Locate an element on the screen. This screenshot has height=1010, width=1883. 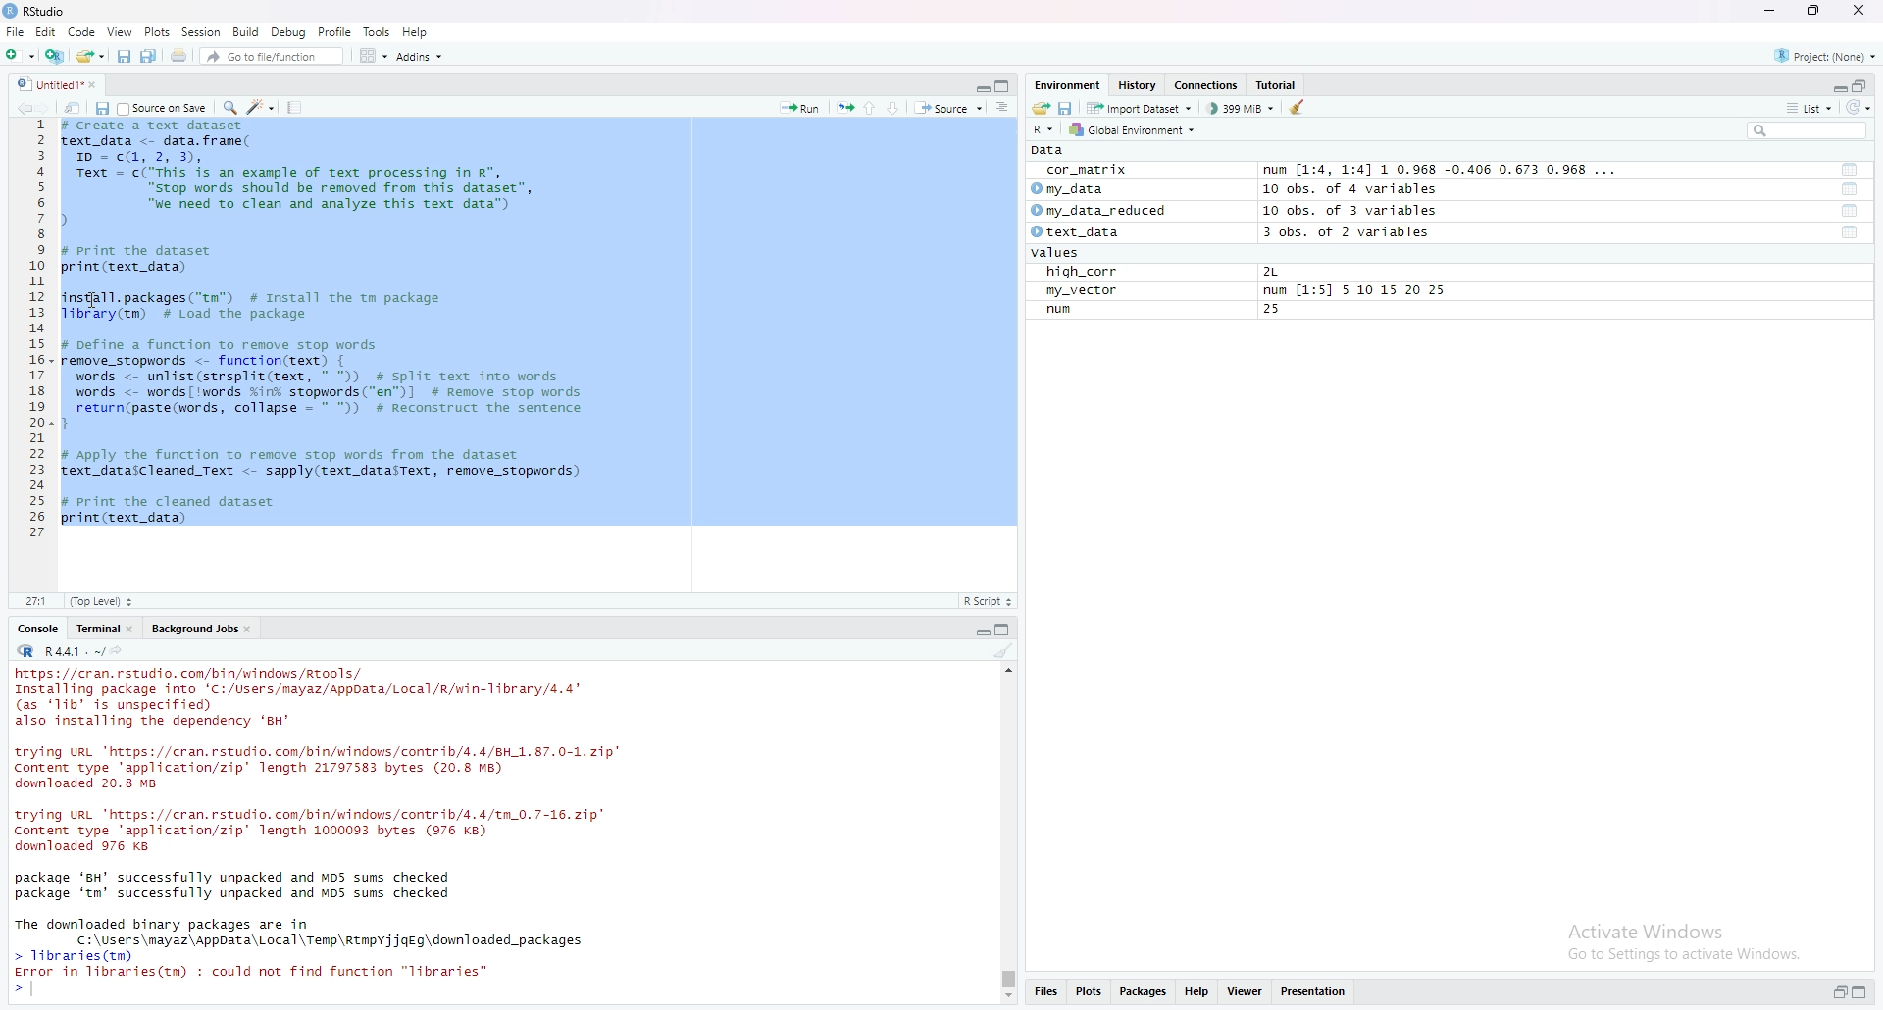
history is located at coordinates (1139, 85).